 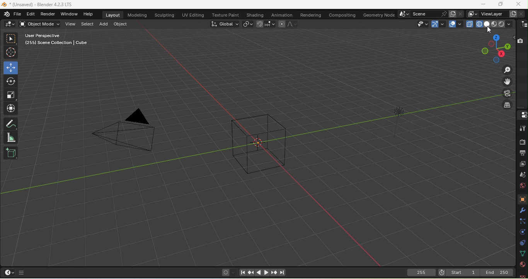 I want to click on Render, so click(x=47, y=14).